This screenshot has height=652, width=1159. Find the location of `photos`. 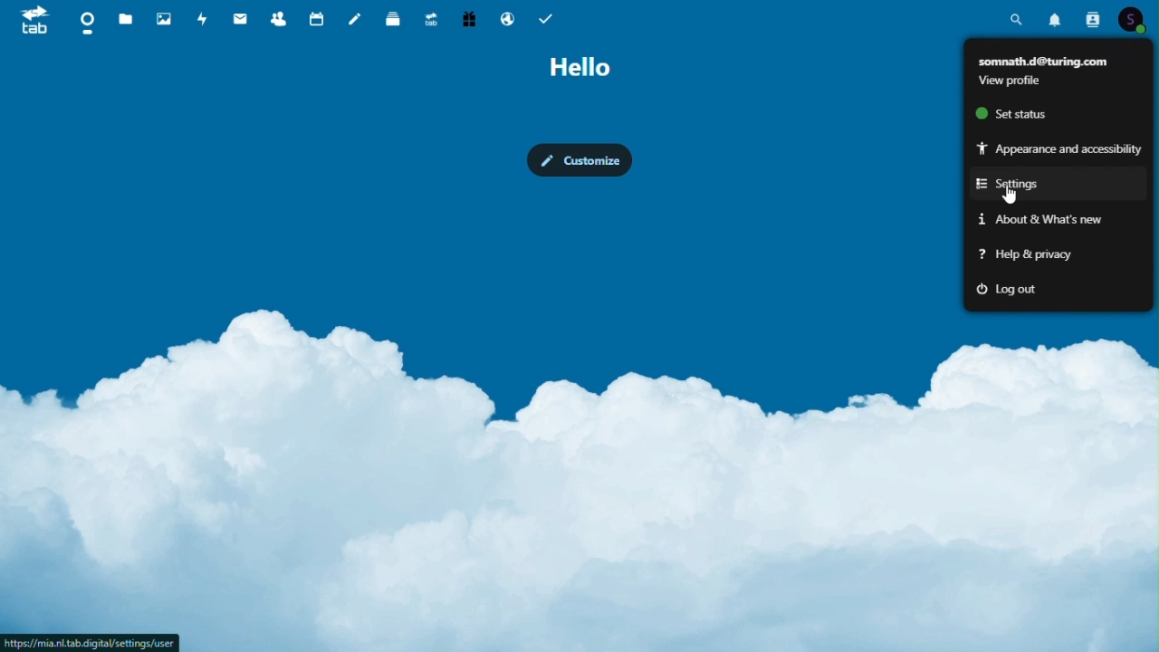

photos is located at coordinates (163, 17).